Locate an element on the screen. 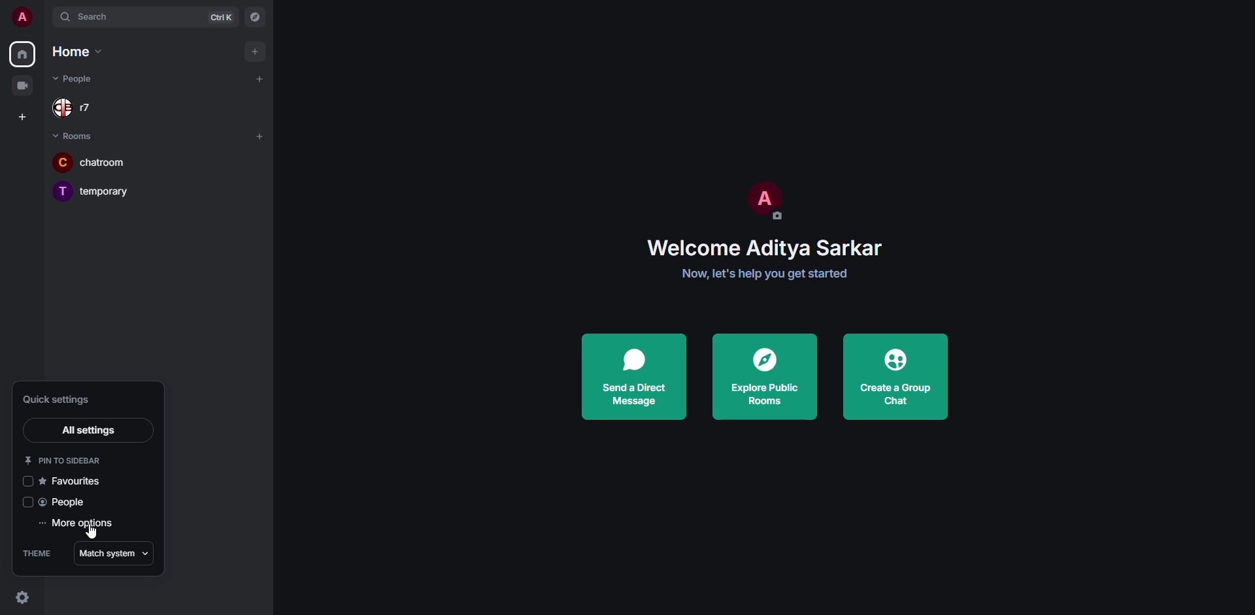  room is located at coordinates (102, 190).